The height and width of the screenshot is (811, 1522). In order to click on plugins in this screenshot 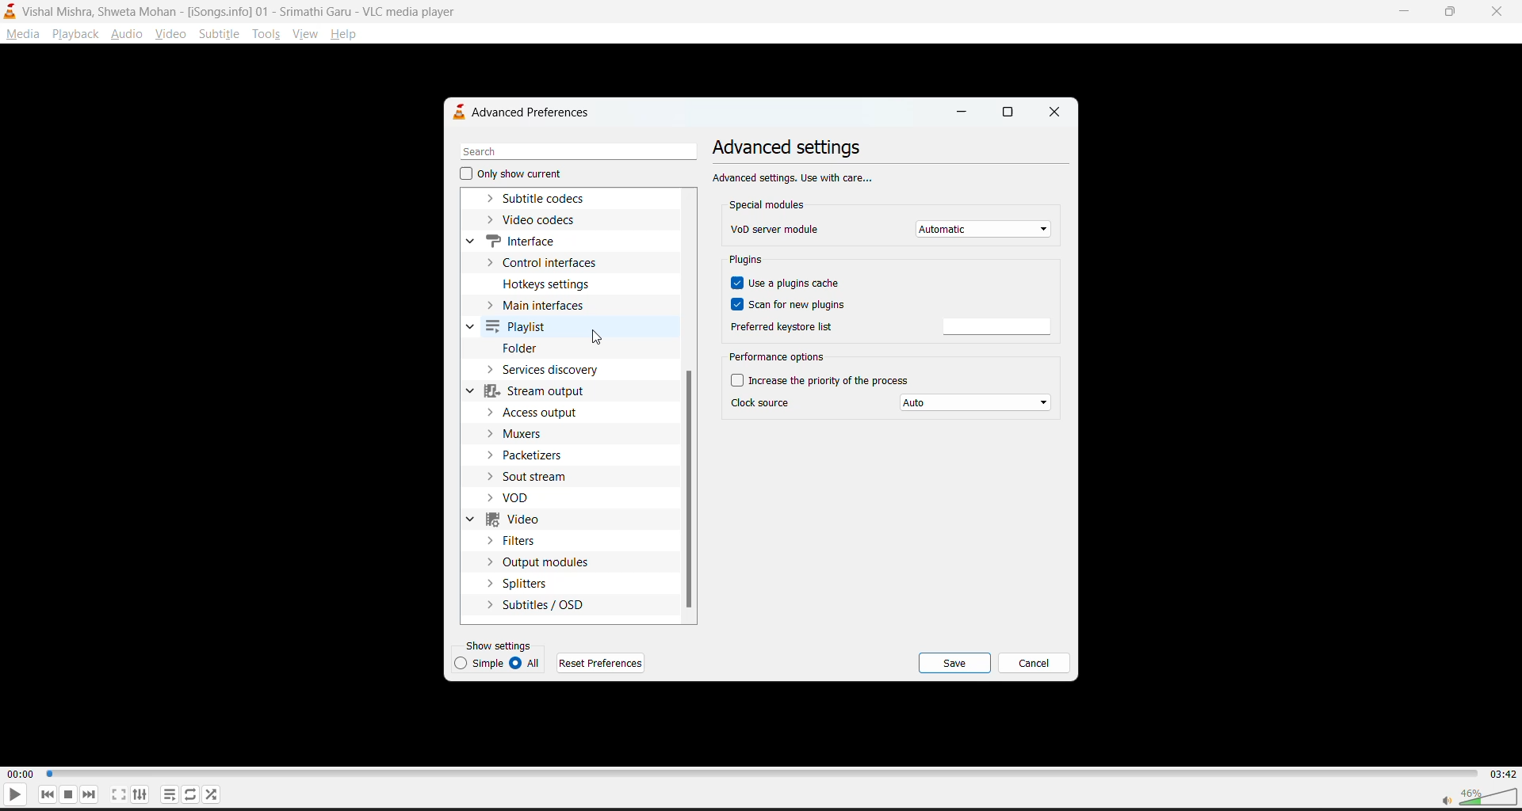, I will do `click(748, 261)`.